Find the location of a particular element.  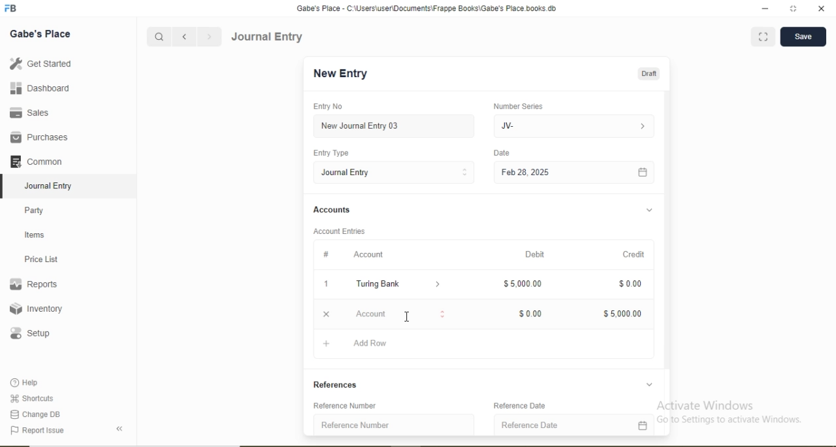

Setup is located at coordinates (29, 333).